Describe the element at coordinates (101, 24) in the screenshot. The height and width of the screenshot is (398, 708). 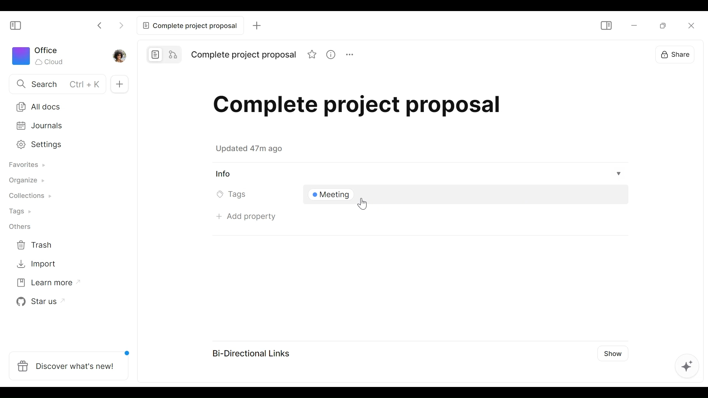
I see `Click to go back` at that location.